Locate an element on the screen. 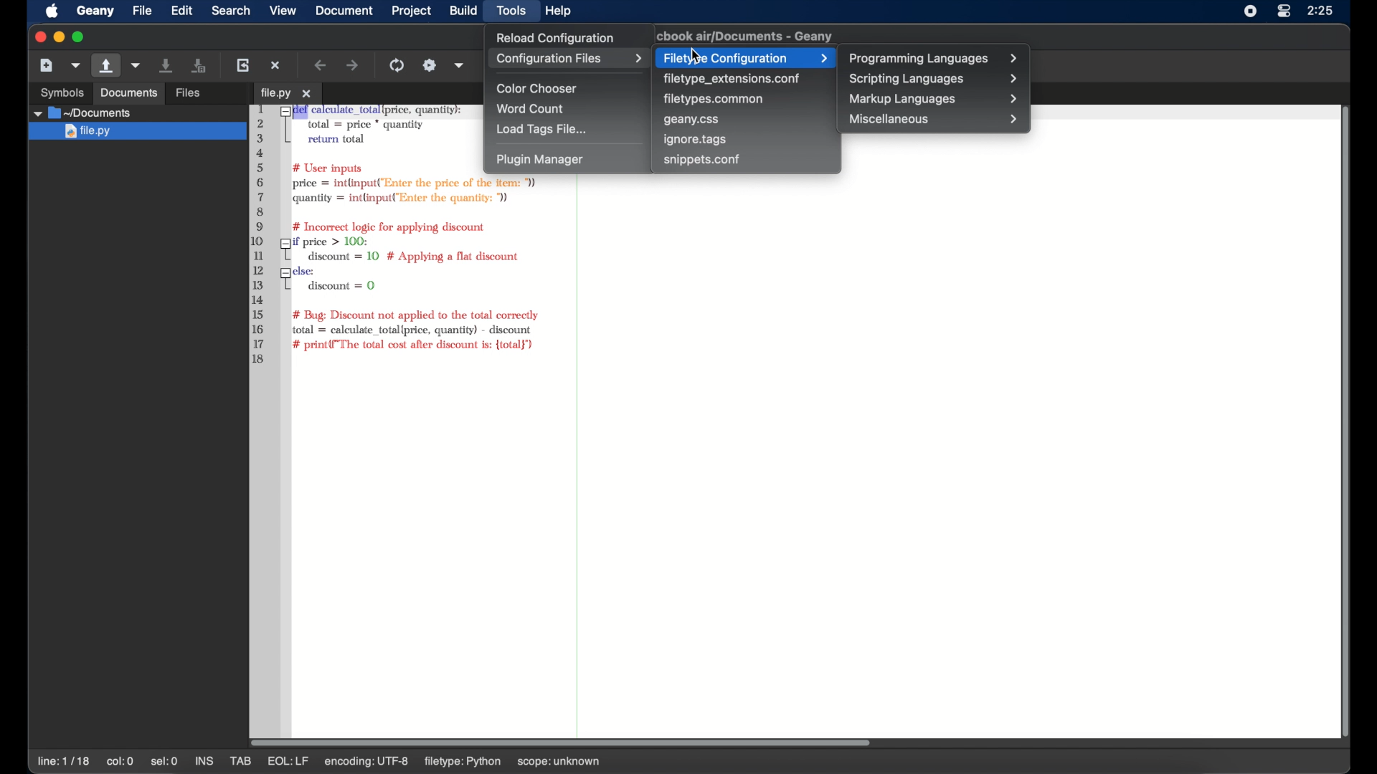 The width and height of the screenshot is (1377, 774). word count is located at coordinates (533, 109).